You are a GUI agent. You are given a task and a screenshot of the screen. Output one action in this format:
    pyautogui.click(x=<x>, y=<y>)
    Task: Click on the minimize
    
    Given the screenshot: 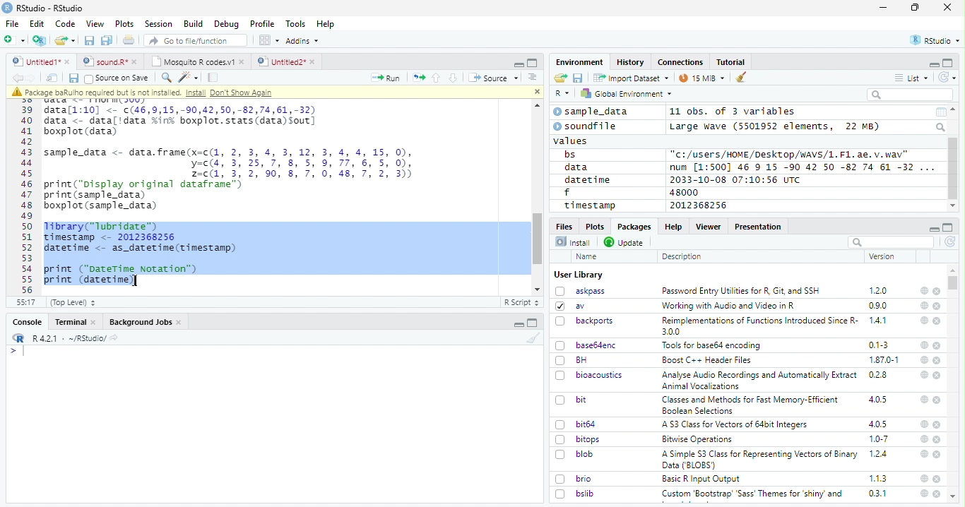 What is the action you would take?
    pyautogui.click(x=520, y=323)
    